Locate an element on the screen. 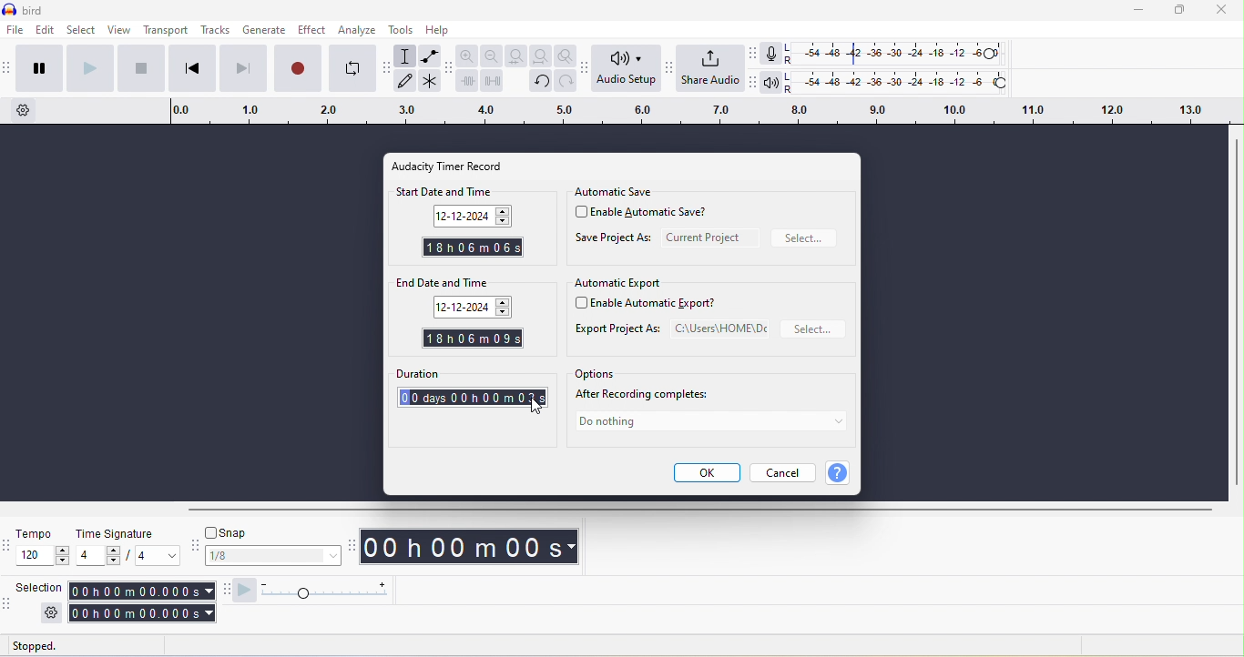 The height and width of the screenshot is (657, 1244). value is located at coordinates (98, 558).